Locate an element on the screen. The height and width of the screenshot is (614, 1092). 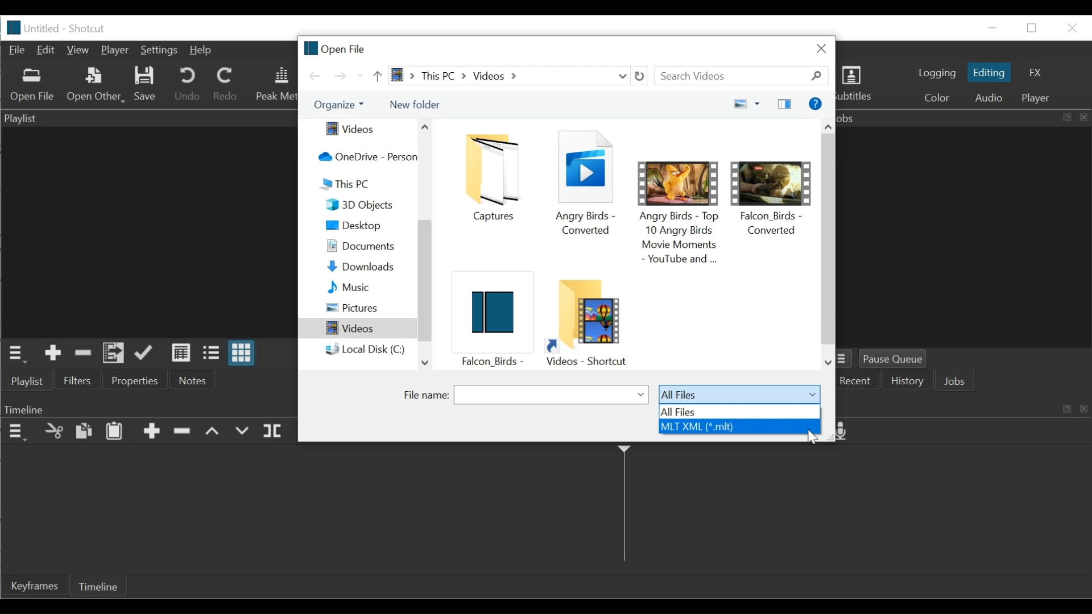
View as icons is located at coordinates (243, 353).